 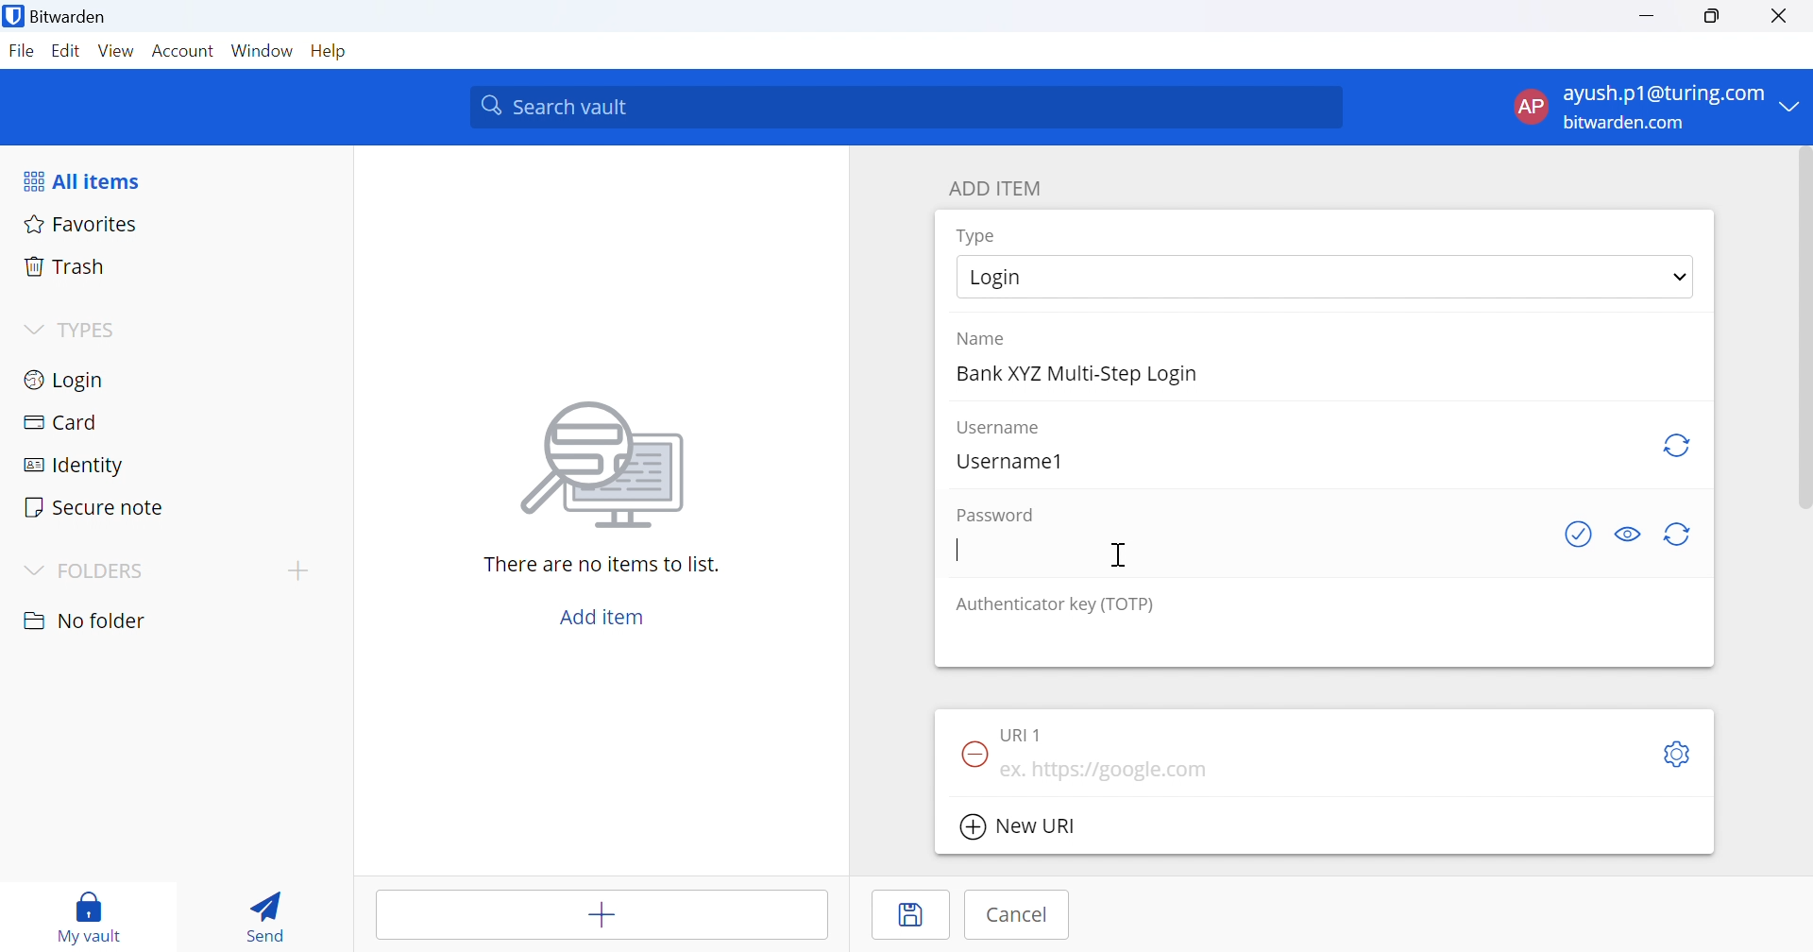 I want to click on Add item, so click(x=603, y=614).